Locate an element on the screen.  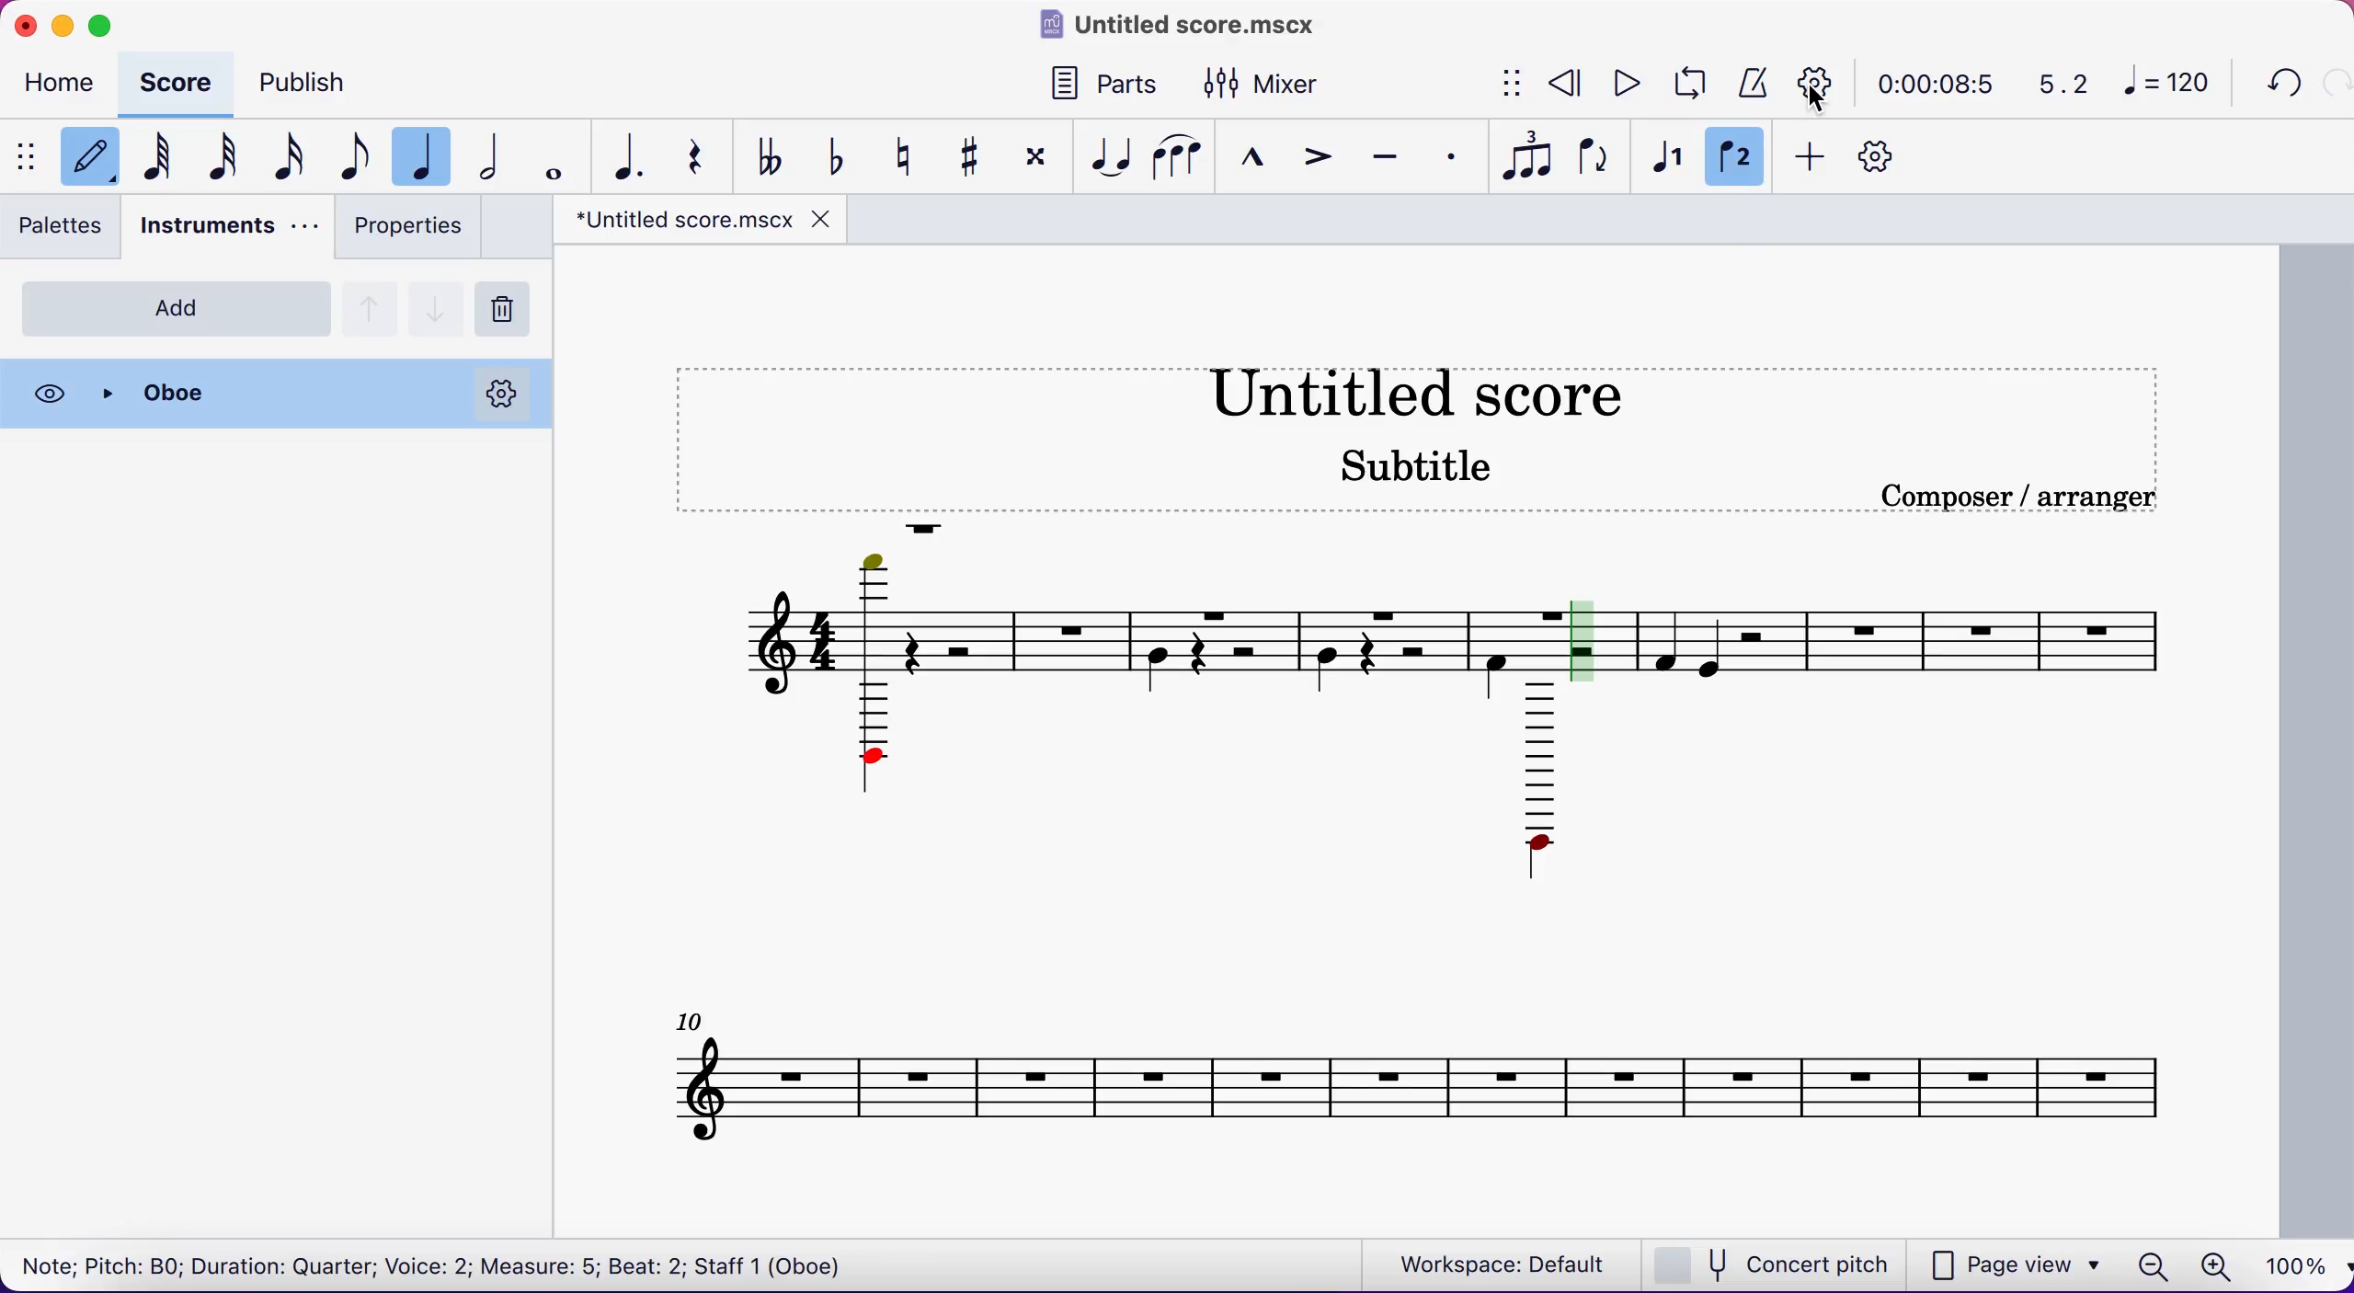
Close is located at coordinates (269, 394).